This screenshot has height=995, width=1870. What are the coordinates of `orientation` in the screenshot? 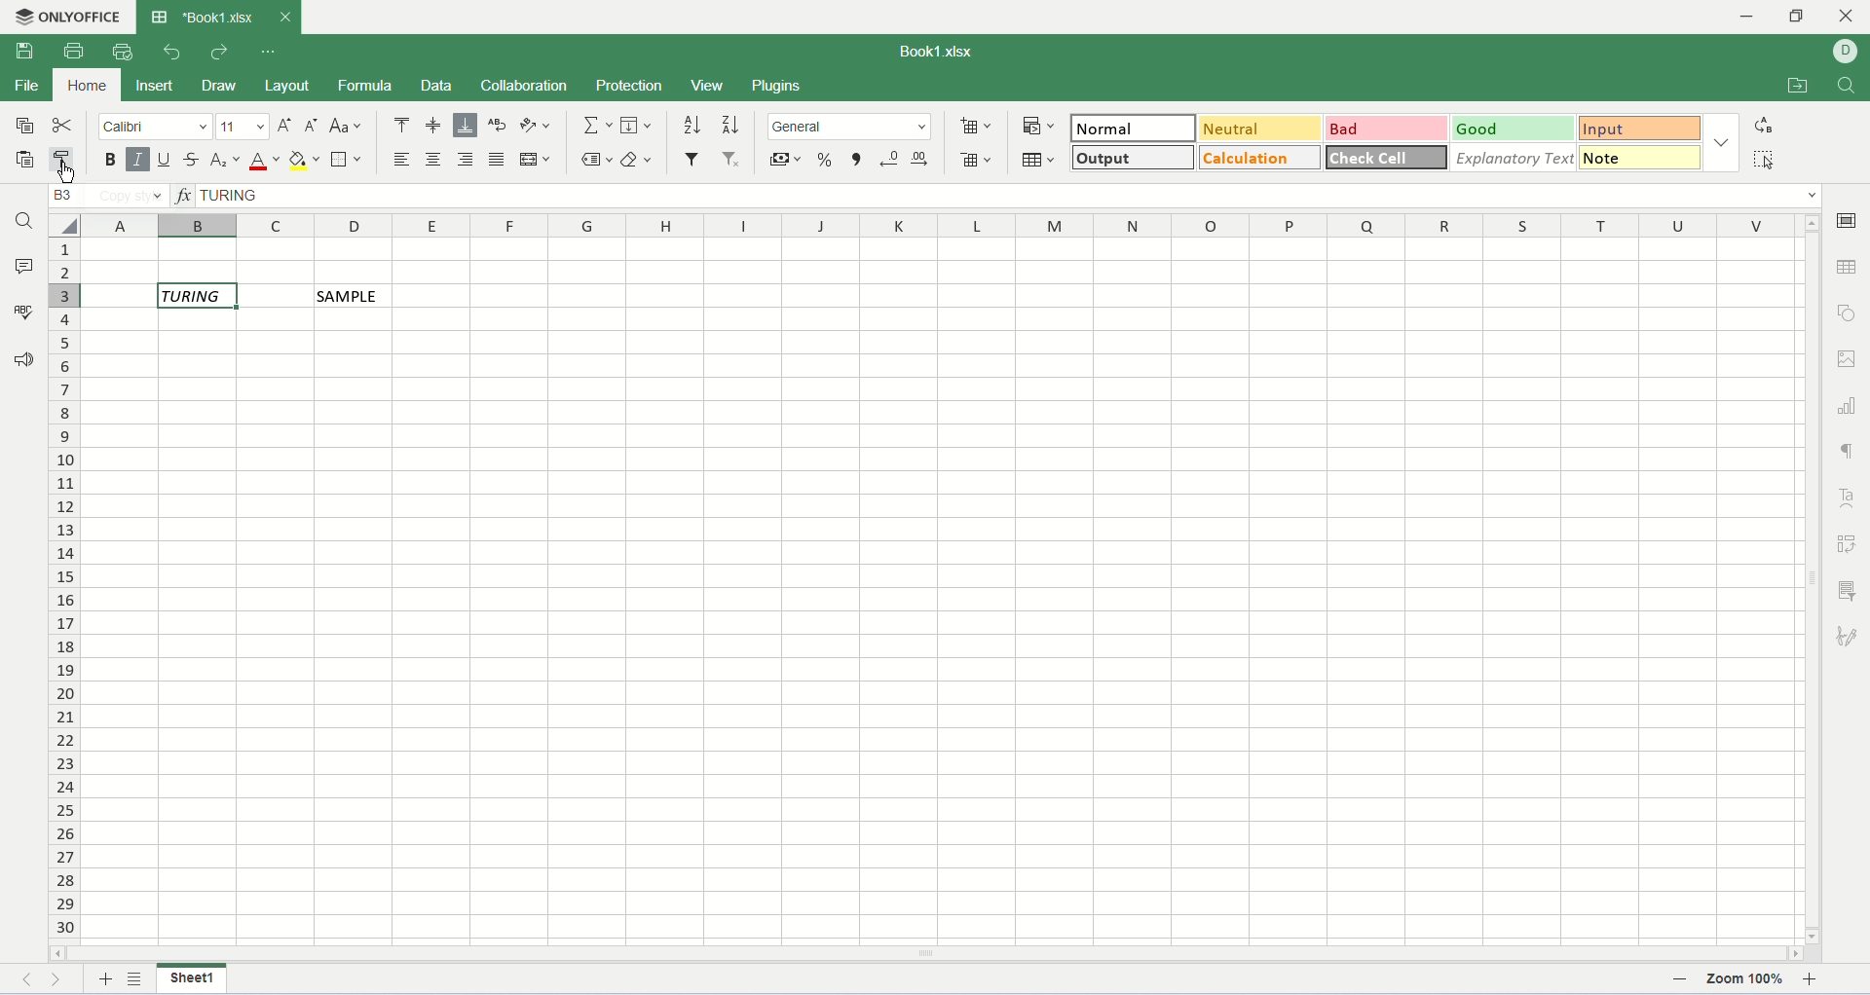 It's located at (536, 127).